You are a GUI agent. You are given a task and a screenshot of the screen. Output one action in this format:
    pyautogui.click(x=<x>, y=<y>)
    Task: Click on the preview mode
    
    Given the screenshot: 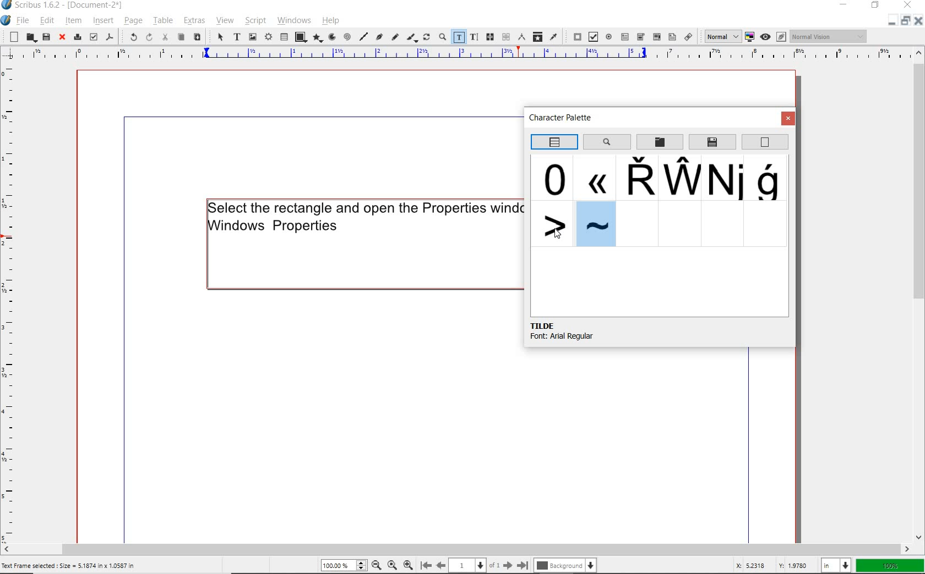 What is the action you would take?
    pyautogui.click(x=773, y=37)
    